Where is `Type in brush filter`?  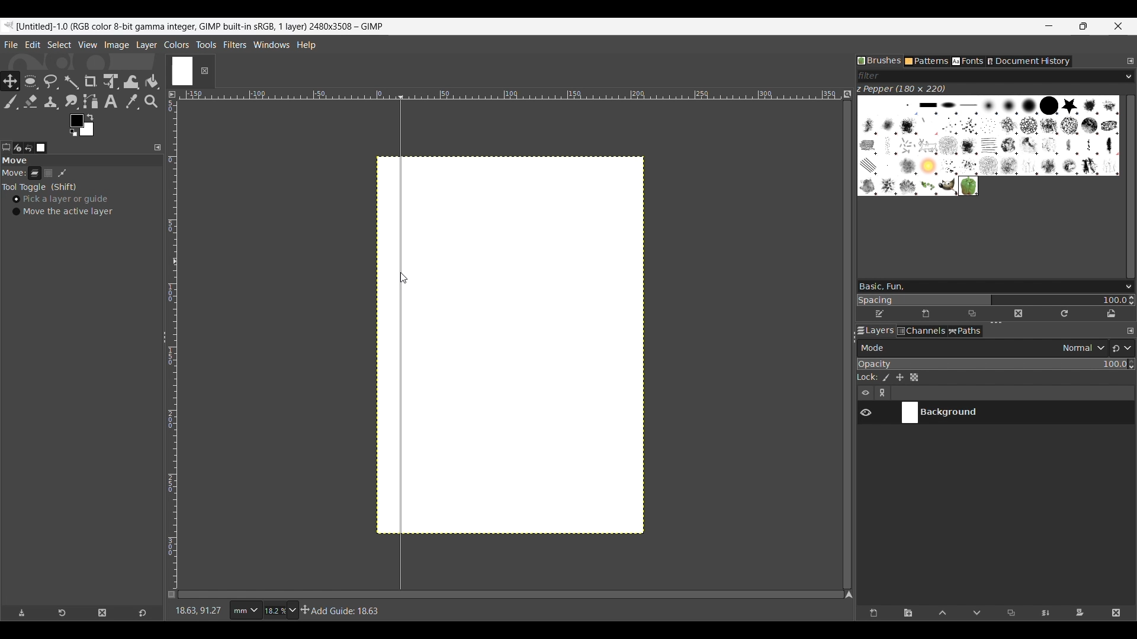
Type in brush filter is located at coordinates (990, 76).